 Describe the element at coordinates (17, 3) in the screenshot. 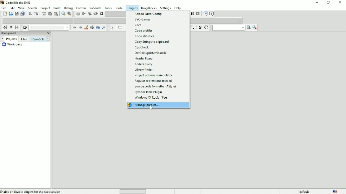

I see `Title` at that location.